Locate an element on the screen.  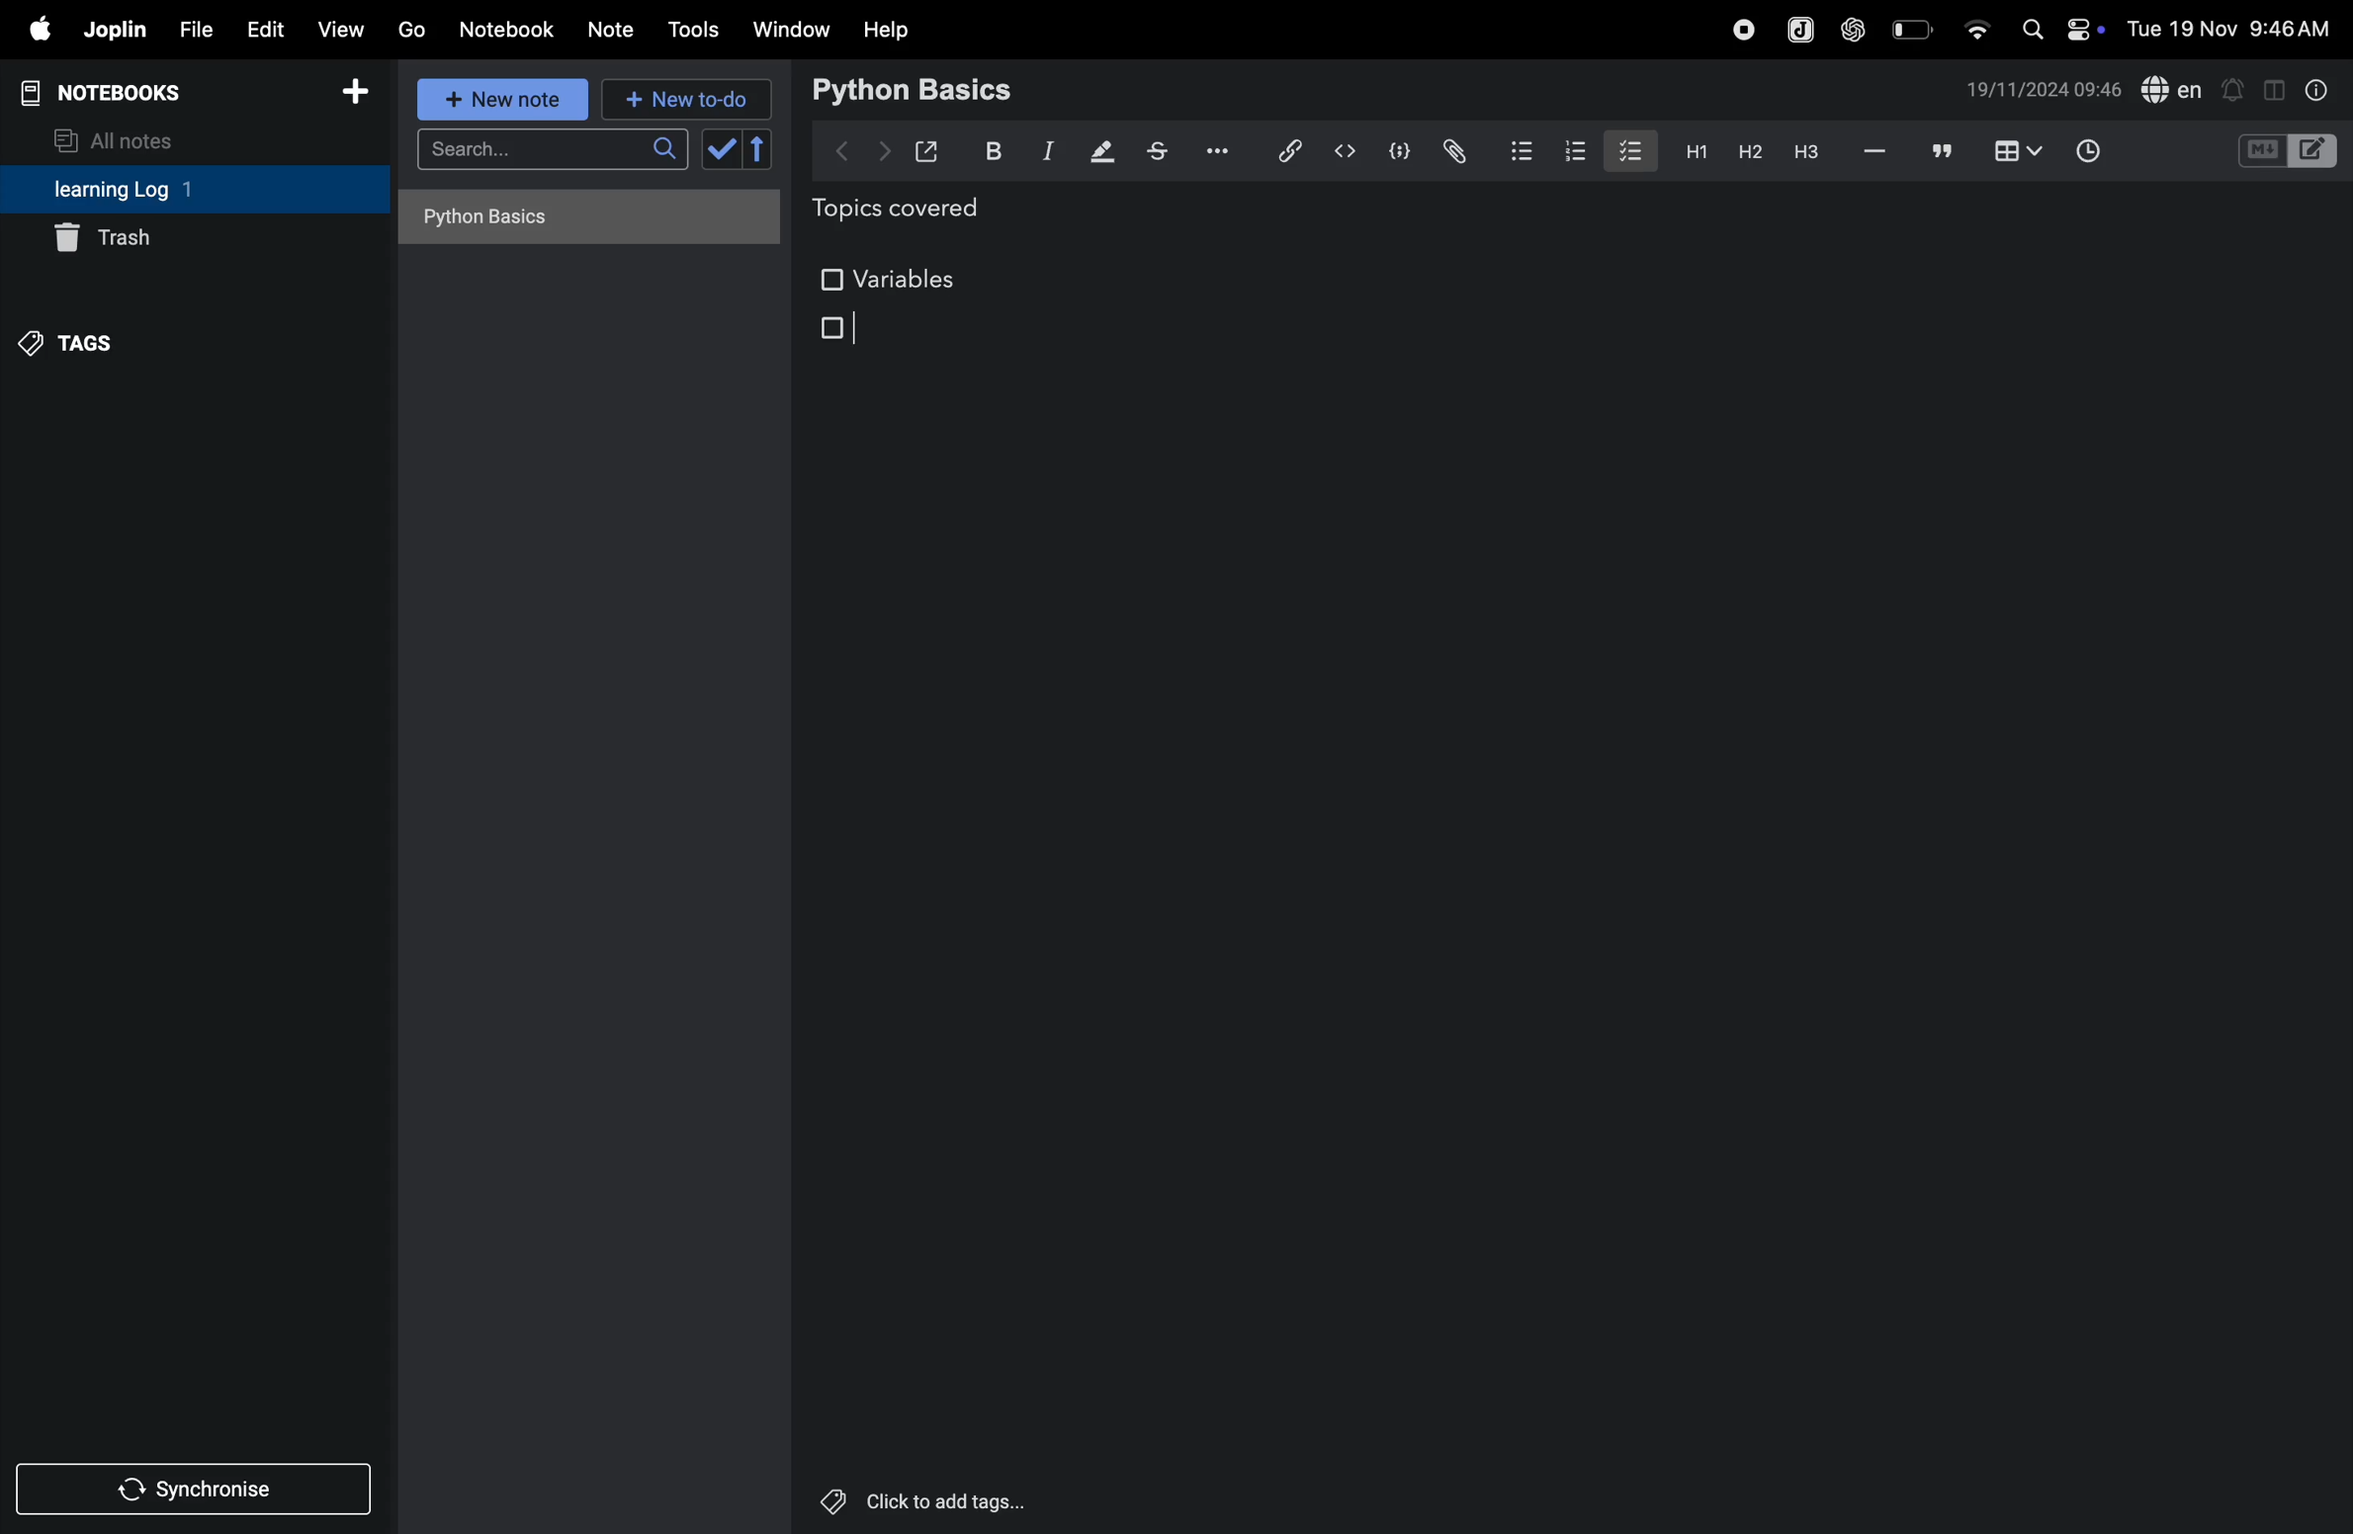
bold is located at coordinates (989, 151).